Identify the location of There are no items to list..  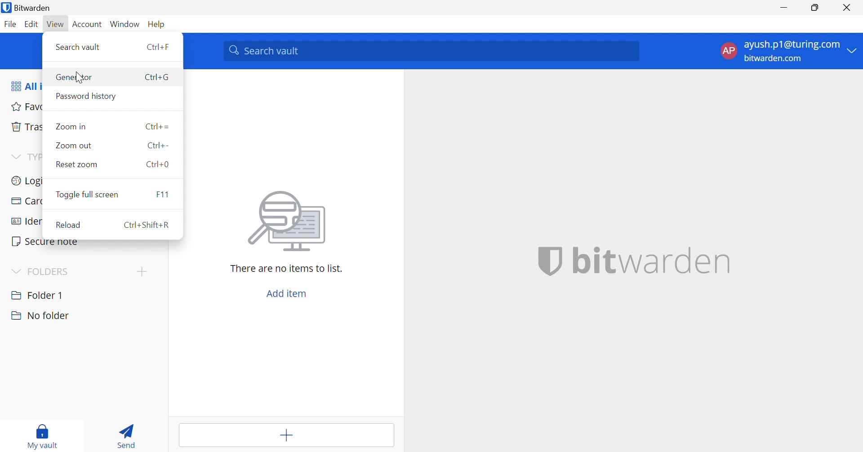
(288, 269).